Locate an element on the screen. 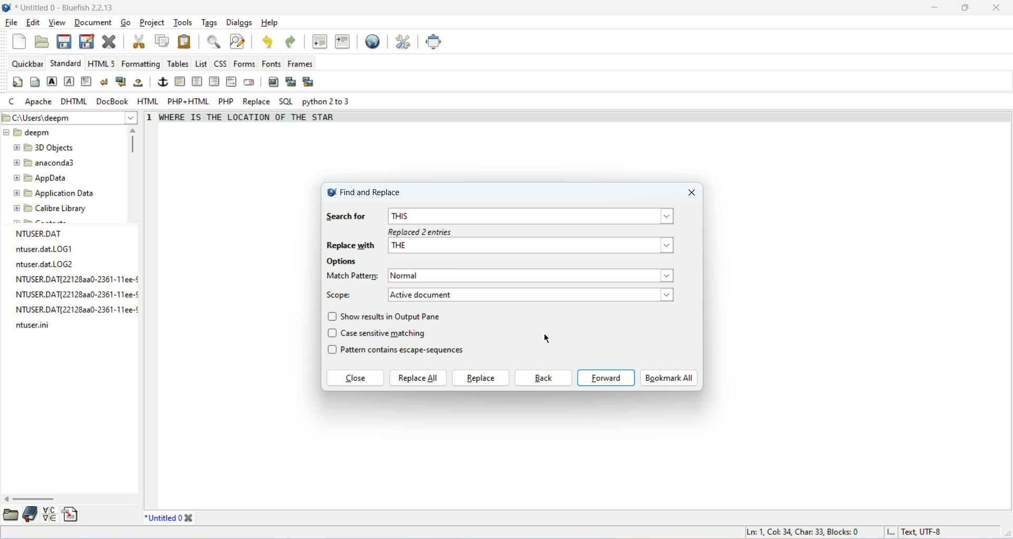 This screenshot has width=1013, height=539. 3D Objects is located at coordinates (45, 149).